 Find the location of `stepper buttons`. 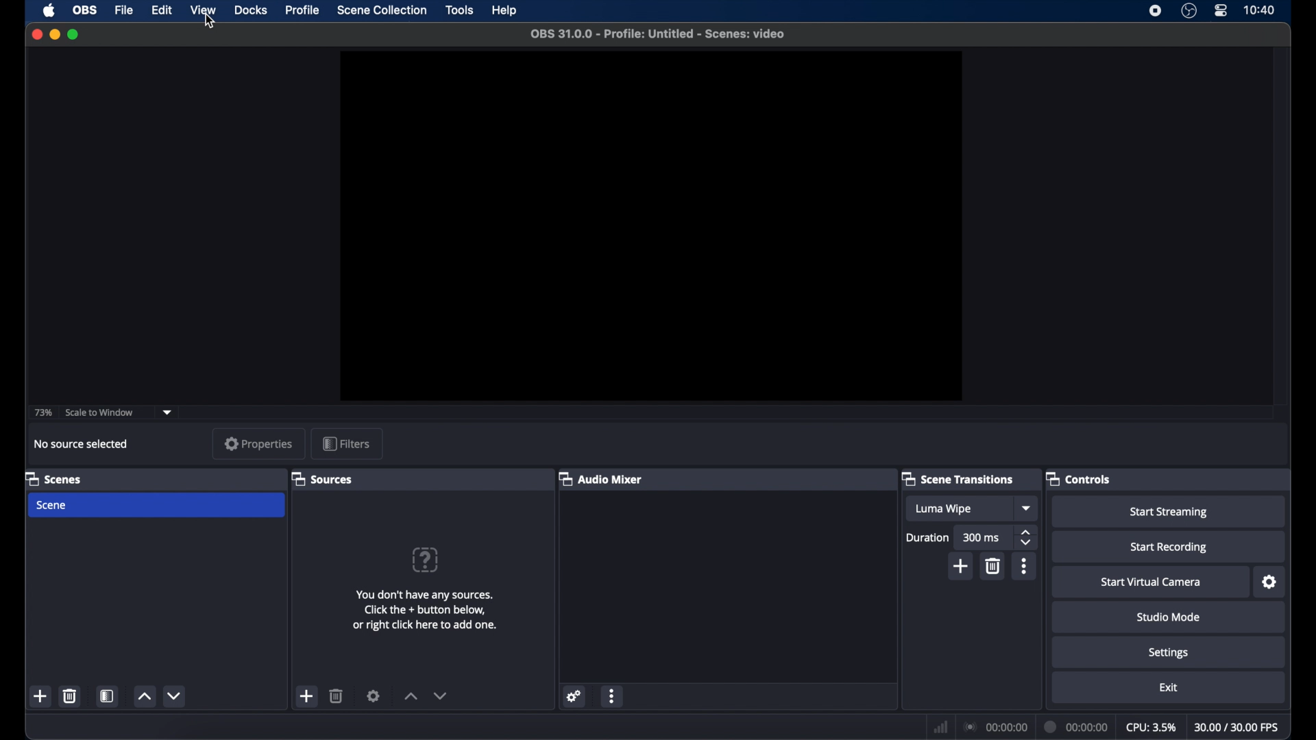

stepper buttons is located at coordinates (1027, 536).